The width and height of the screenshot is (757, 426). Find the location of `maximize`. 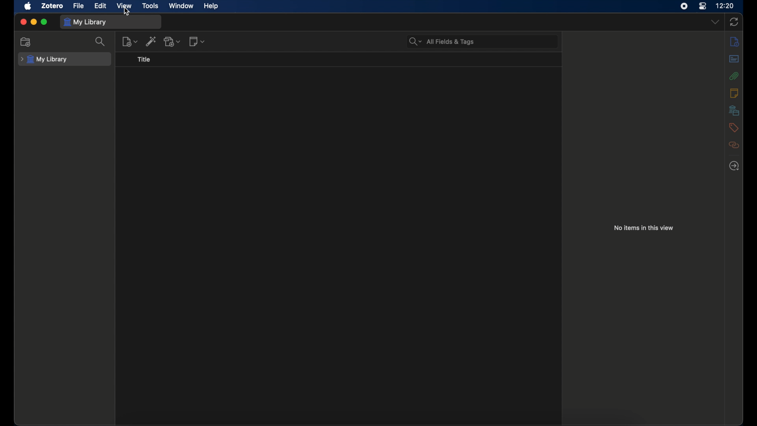

maximize is located at coordinates (45, 22).